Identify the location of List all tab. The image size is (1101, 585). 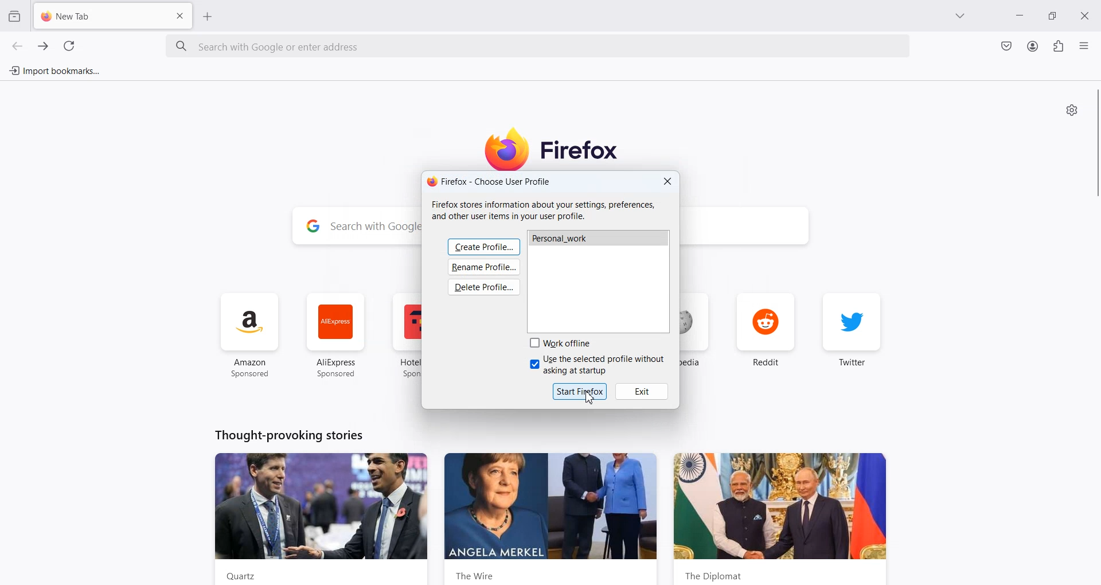
(961, 17).